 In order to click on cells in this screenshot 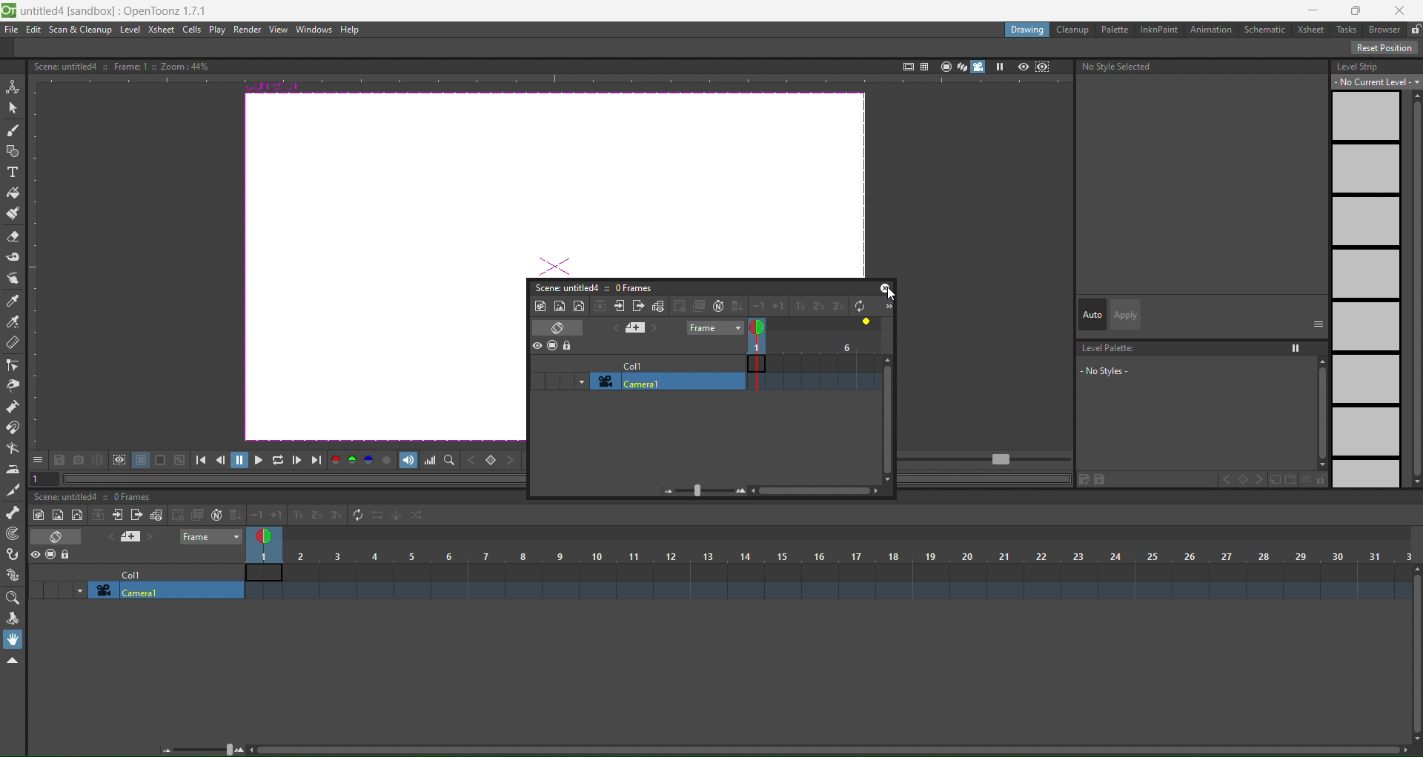, I will do `click(193, 29)`.